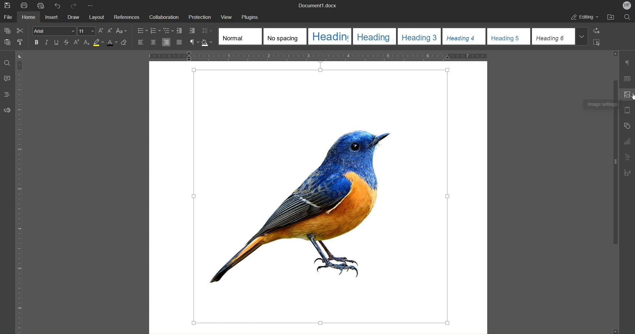 This screenshot has width=635, height=334. What do you see at coordinates (595, 31) in the screenshot?
I see `Replace` at bounding box center [595, 31].